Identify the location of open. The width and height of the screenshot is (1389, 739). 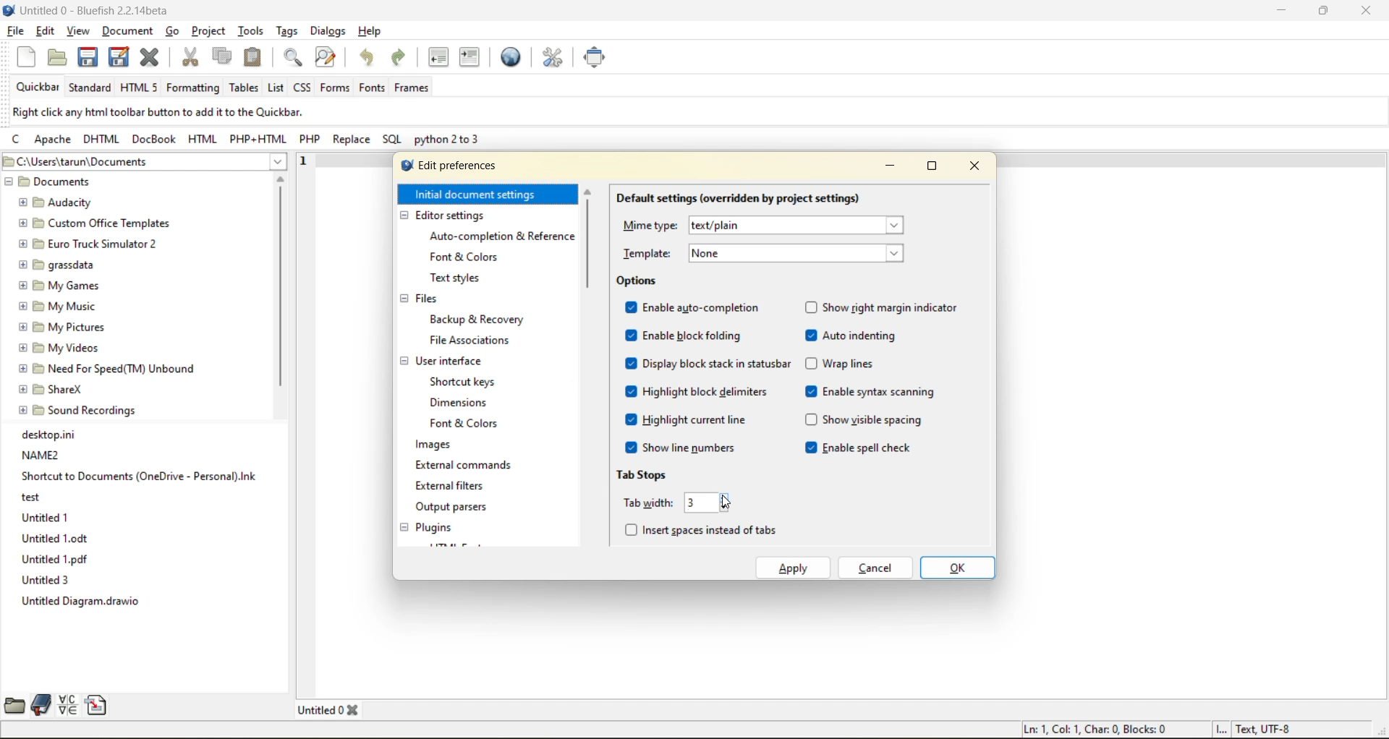
(56, 58).